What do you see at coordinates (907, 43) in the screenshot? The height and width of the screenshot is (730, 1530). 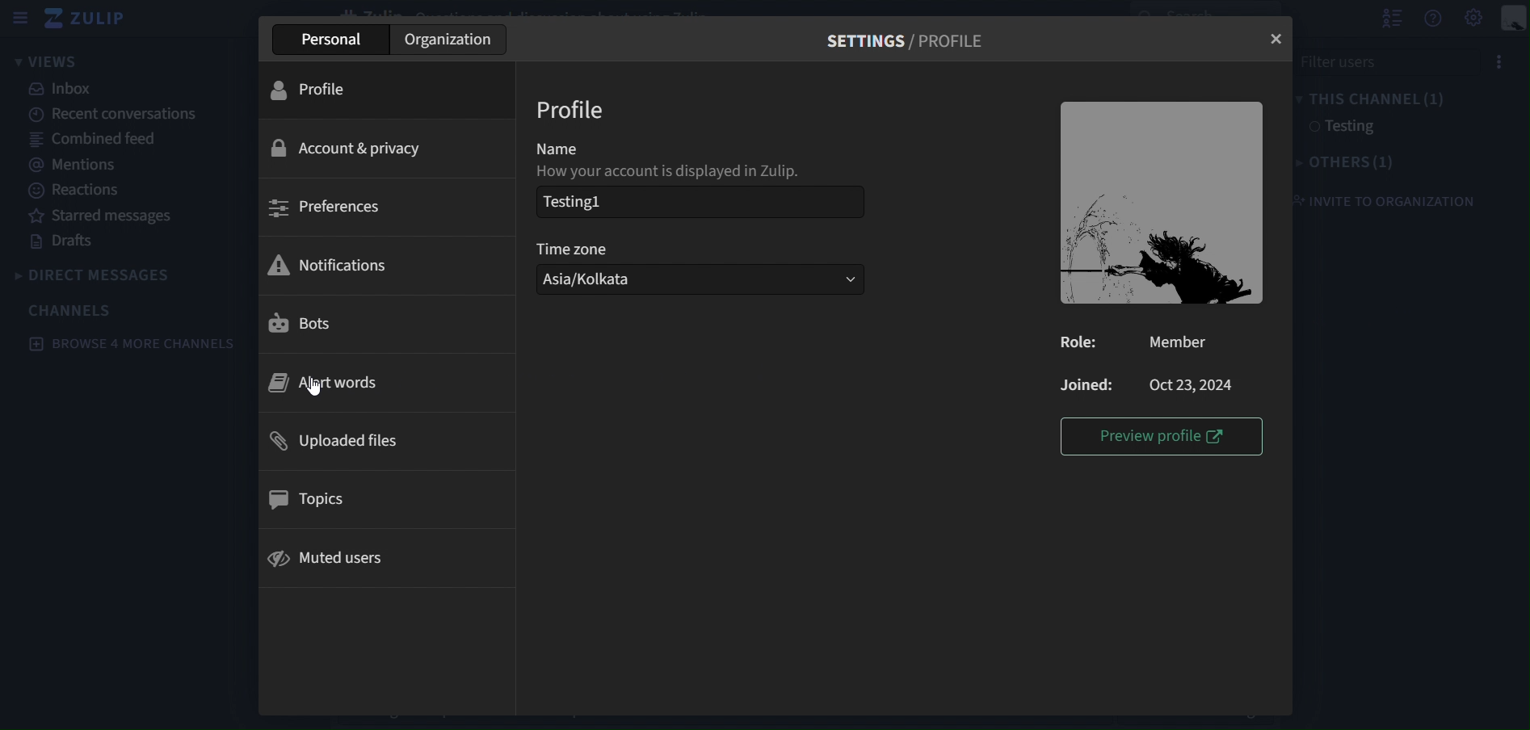 I see `settings` at bounding box center [907, 43].